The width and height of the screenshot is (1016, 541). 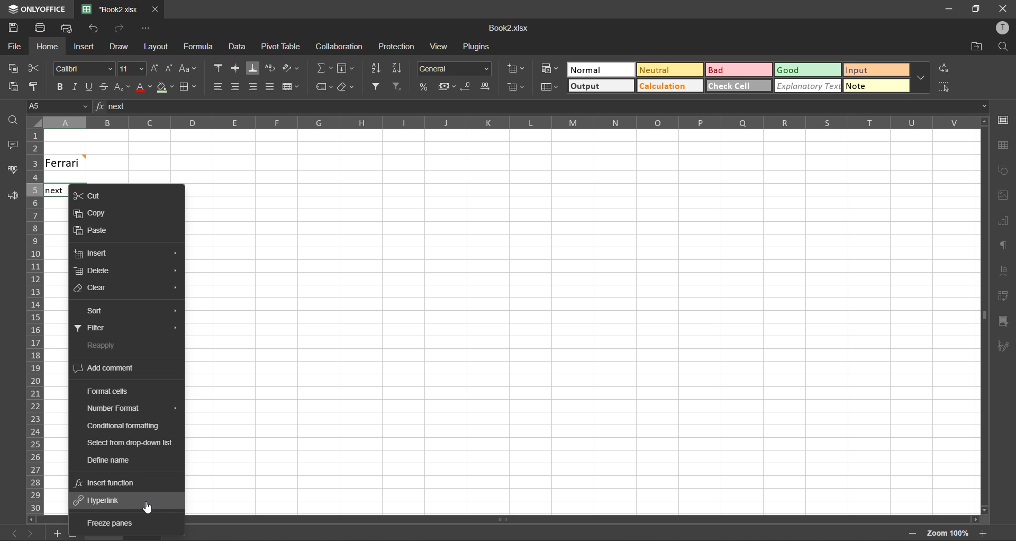 What do you see at coordinates (974, 9) in the screenshot?
I see `maximize` at bounding box center [974, 9].